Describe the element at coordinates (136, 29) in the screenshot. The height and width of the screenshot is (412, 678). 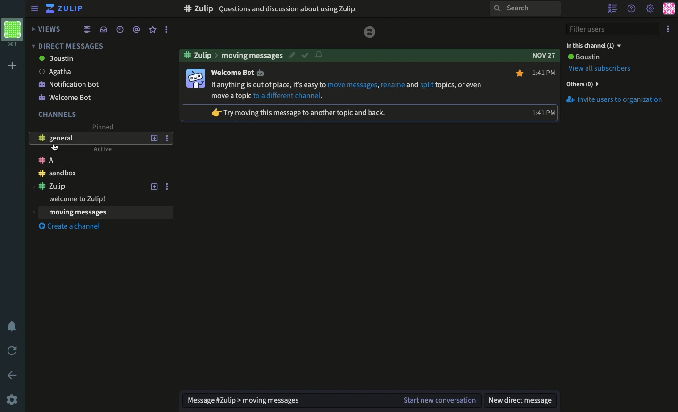
I see `Tag` at that location.